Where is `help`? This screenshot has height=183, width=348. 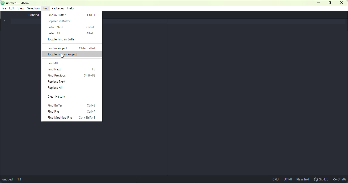 help is located at coordinates (71, 9).